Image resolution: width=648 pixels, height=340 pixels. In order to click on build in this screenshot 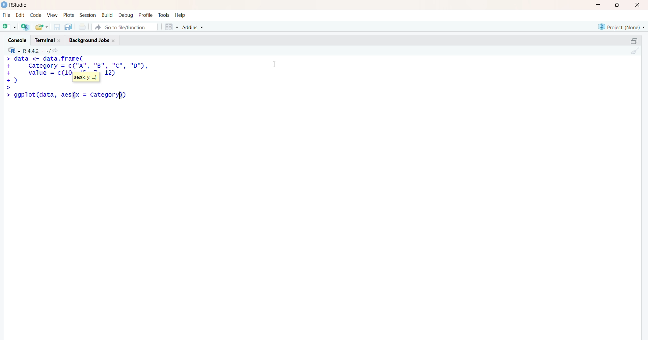, I will do `click(107, 15)`.